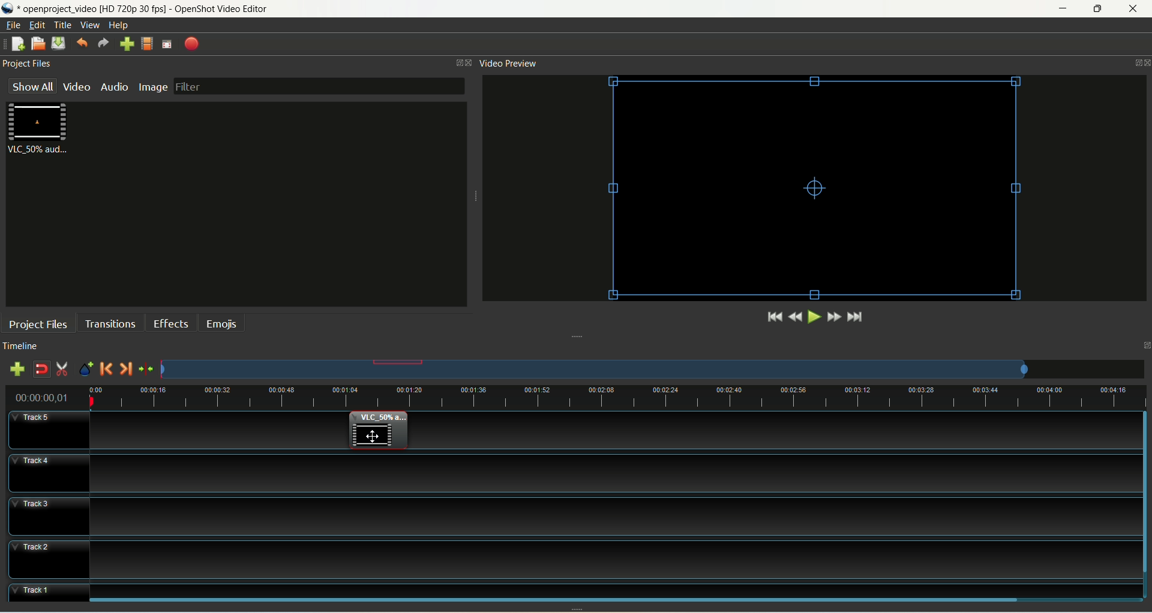  What do you see at coordinates (375, 437) in the screenshot?
I see `cursor` at bounding box center [375, 437].